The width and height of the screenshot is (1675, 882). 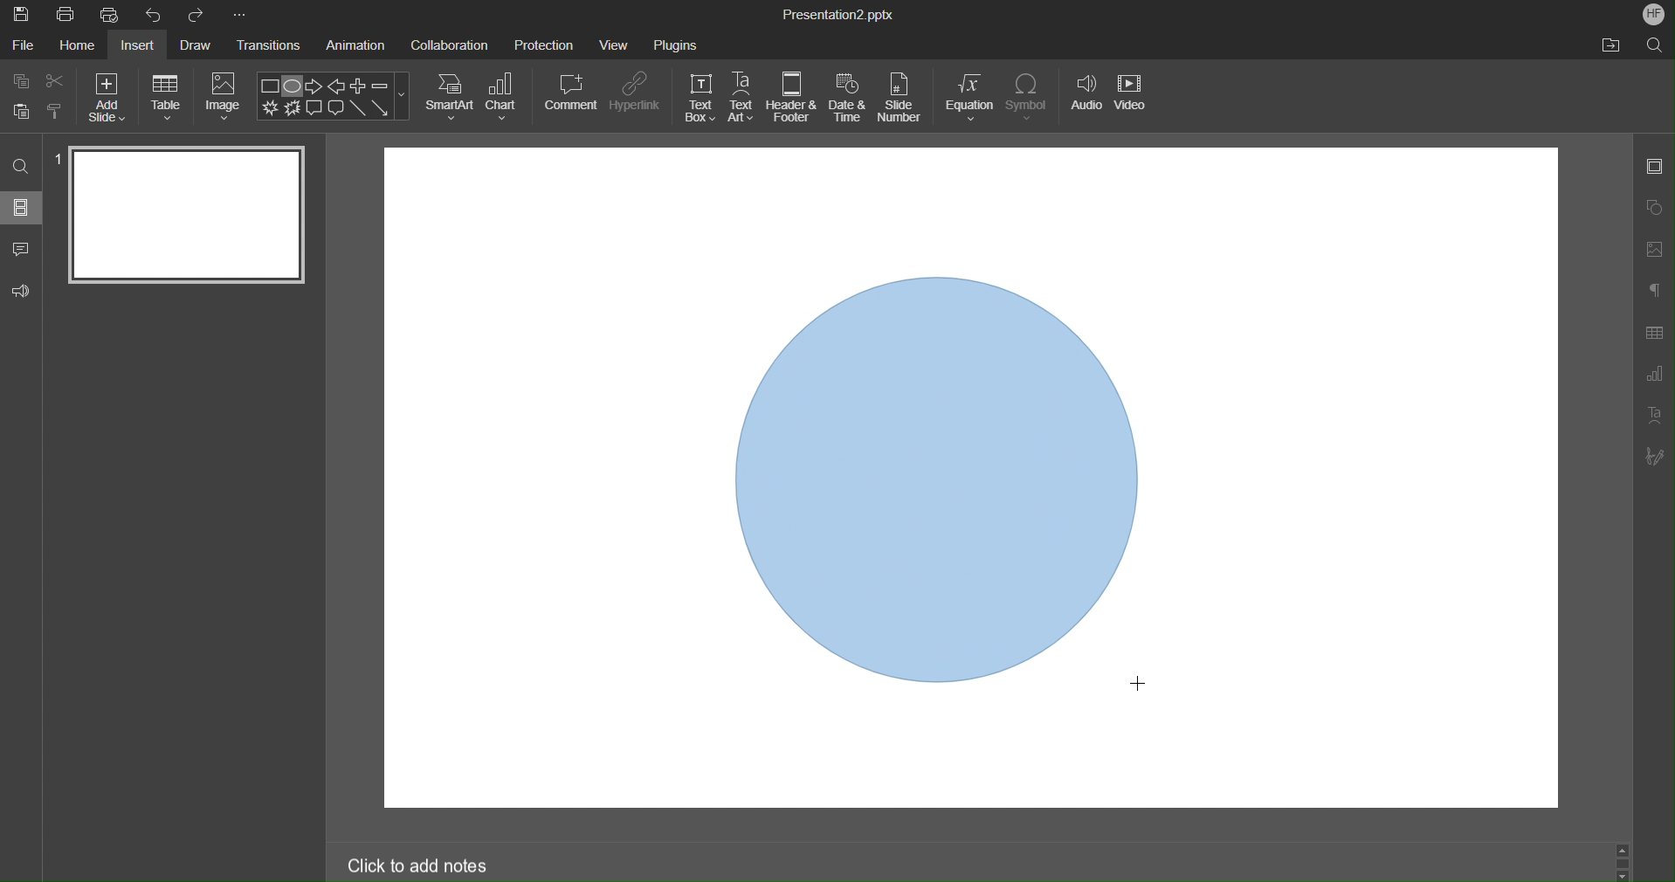 What do you see at coordinates (948, 759) in the screenshot?
I see `workspace` at bounding box center [948, 759].